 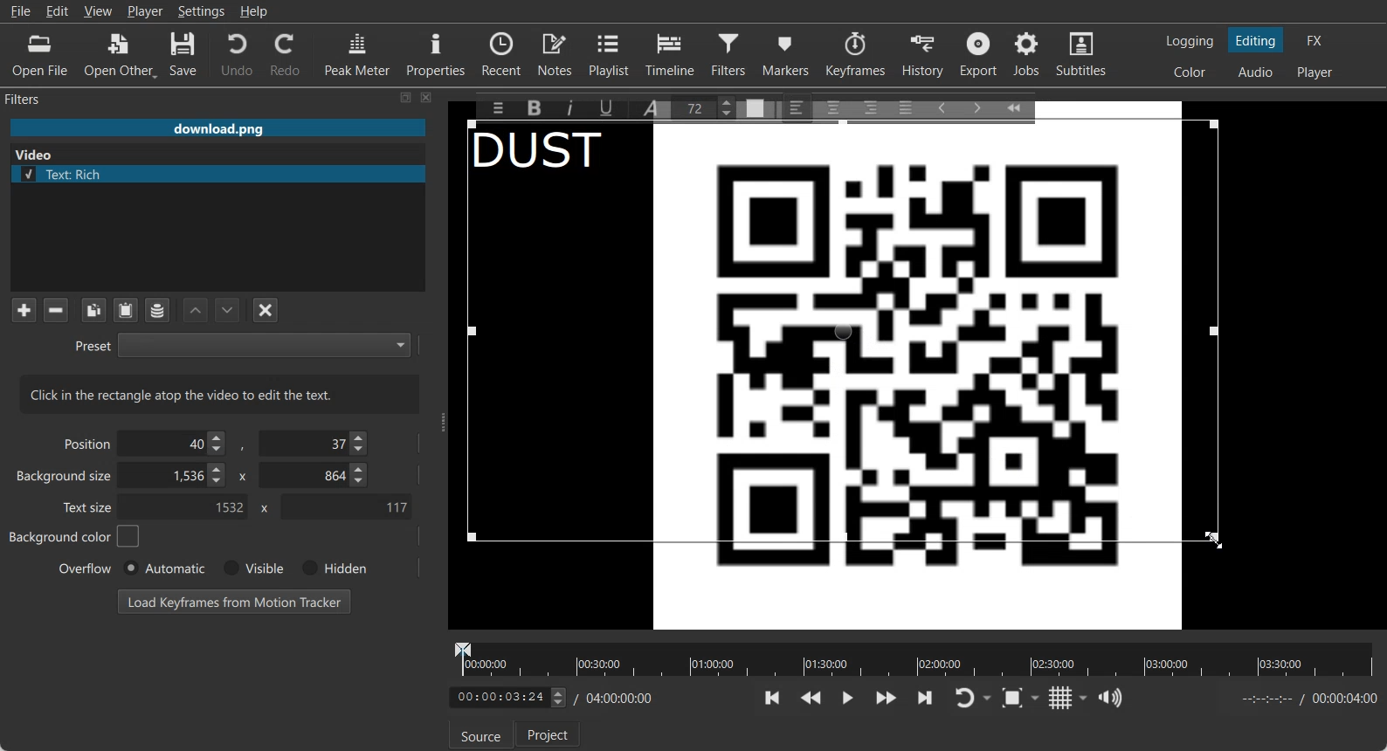 What do you see at coordinates (787, 53) in the screenshot?
I see `Markers` at bounding box center [787, 53].